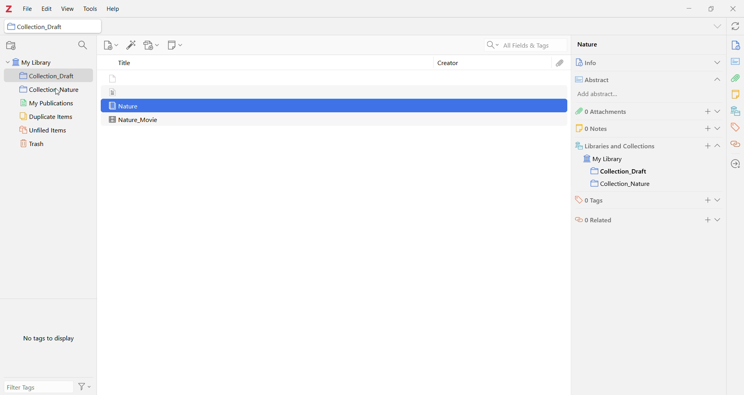  Describe the element at coordinates (46, 9) in the screenshot. I see `Edit` at that location.